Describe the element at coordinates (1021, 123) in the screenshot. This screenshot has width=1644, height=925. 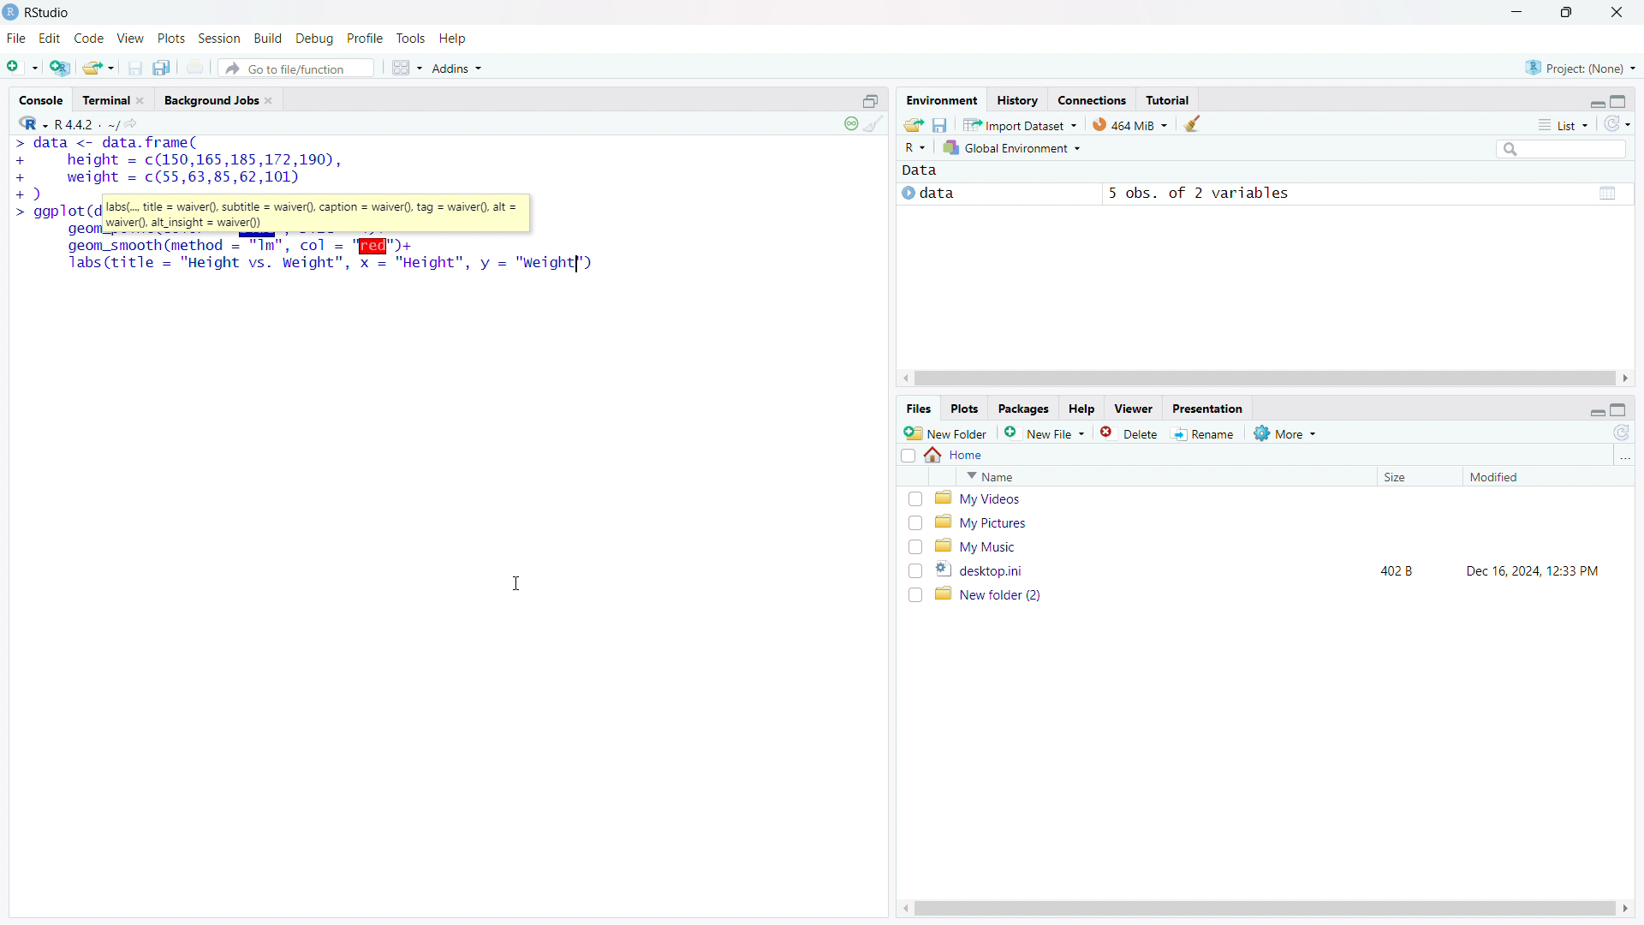
I see `import dataset` at that location.